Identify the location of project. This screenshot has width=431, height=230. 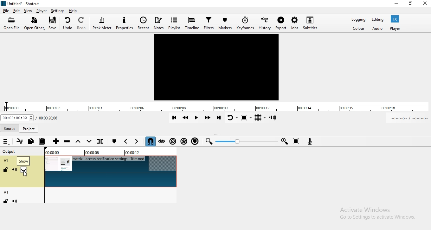
(30, 129).